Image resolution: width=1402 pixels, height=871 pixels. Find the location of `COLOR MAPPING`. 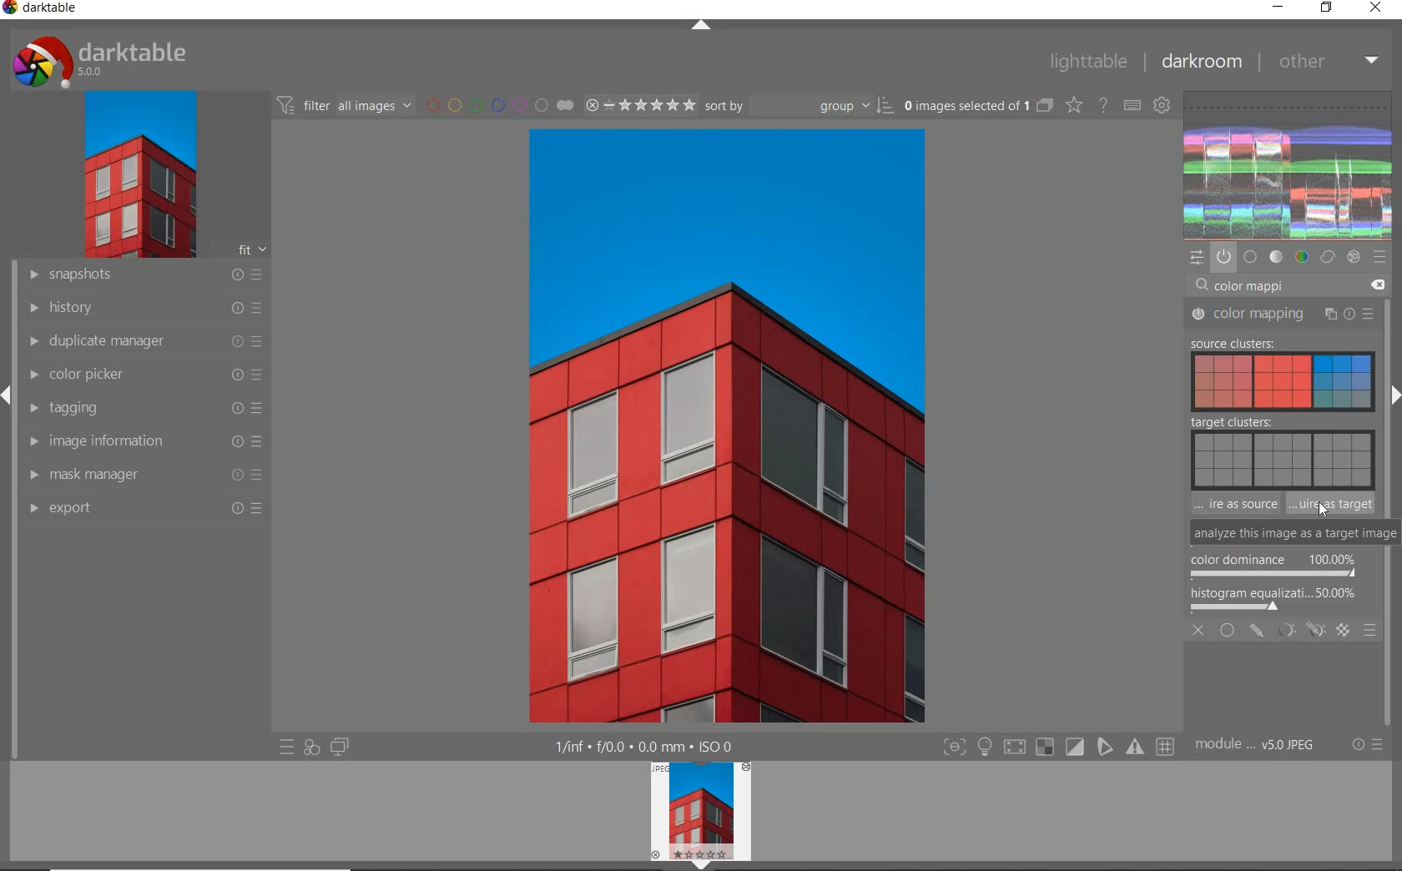

COLOR MAPPING is located at coordinates (1283, 315).